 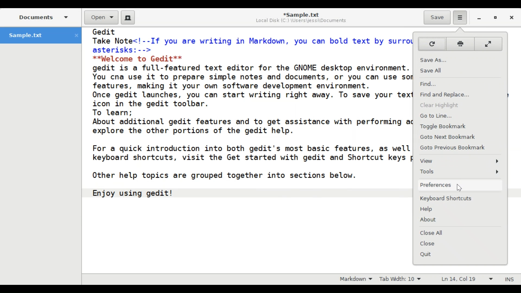 I want to click on Fullscreen, so click(x=489, y=44).